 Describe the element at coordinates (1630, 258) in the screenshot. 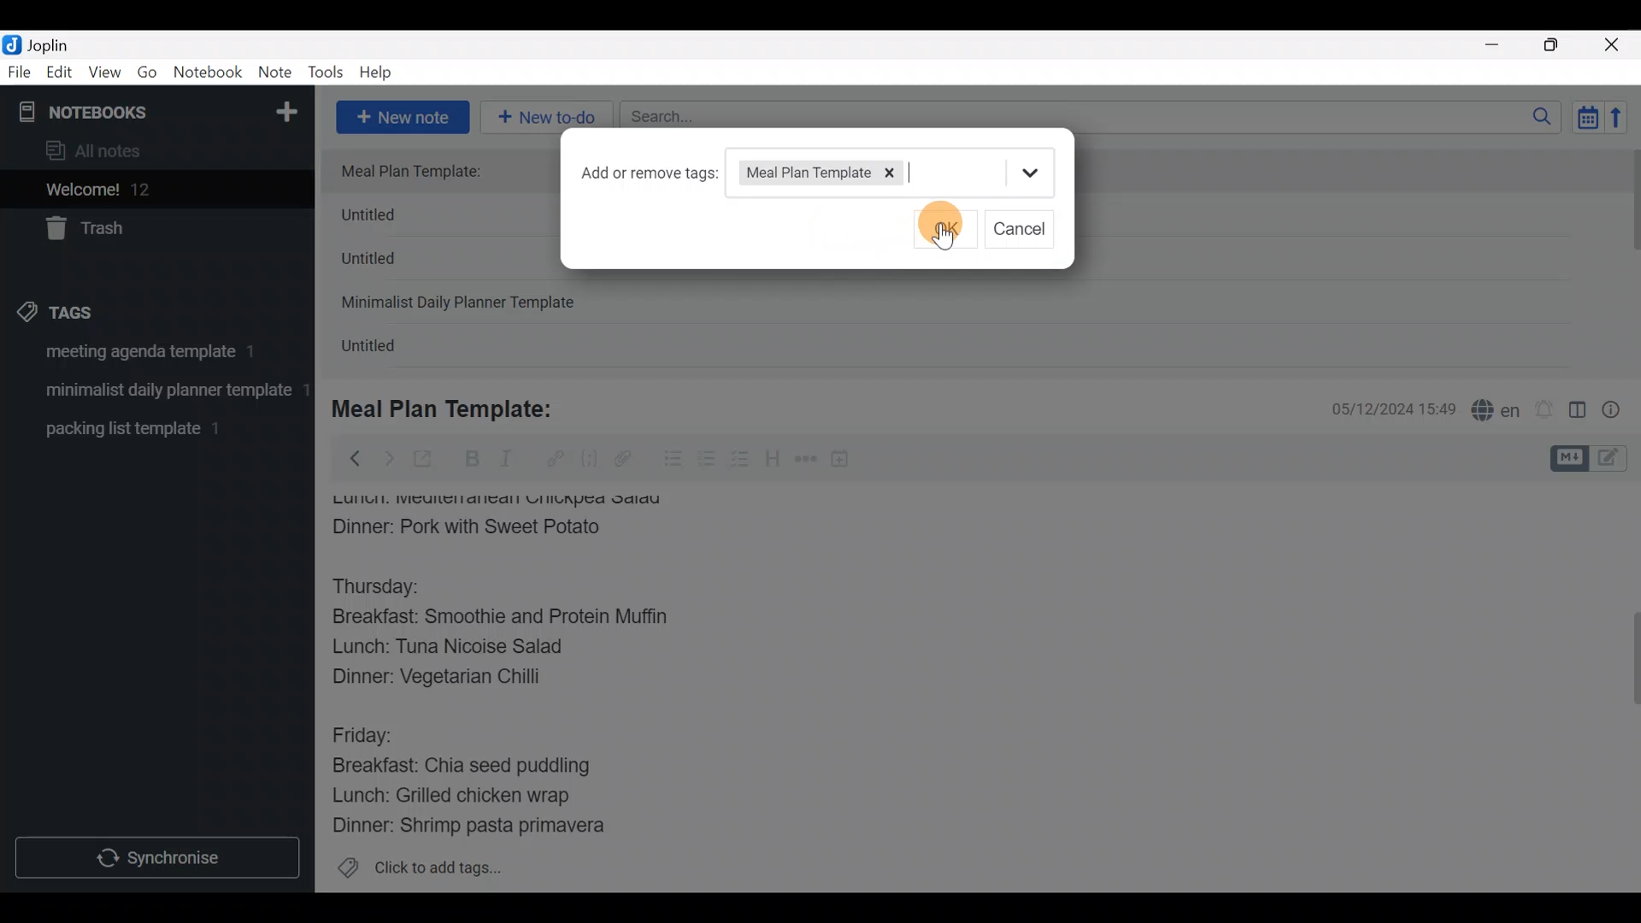

I see `scroll bar` at that location.